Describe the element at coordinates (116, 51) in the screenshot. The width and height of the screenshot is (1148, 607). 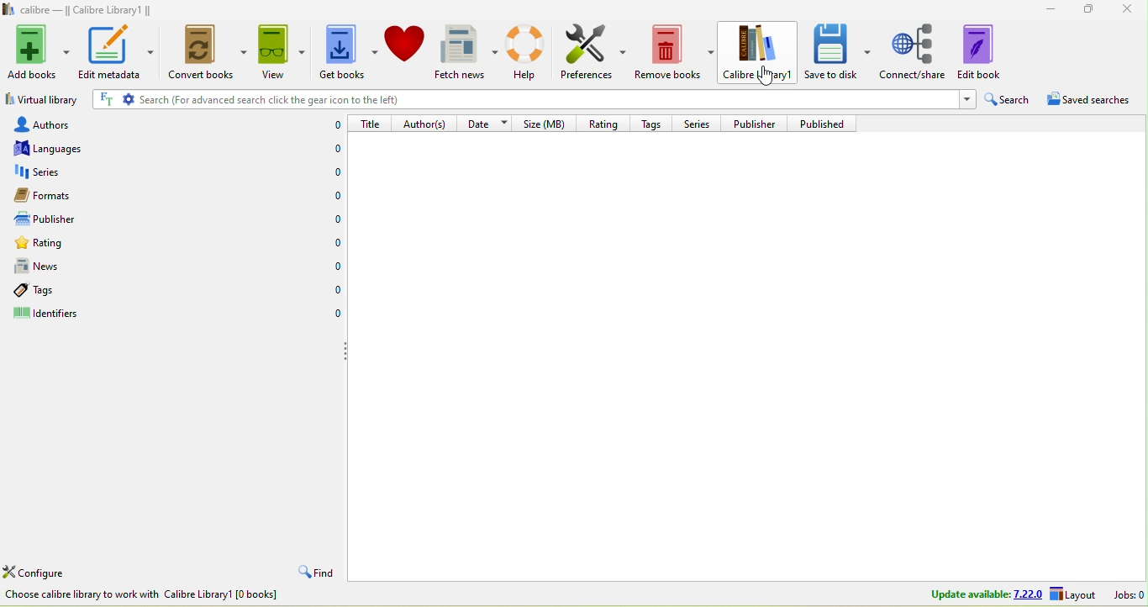
I see `edit metadata` at that location.